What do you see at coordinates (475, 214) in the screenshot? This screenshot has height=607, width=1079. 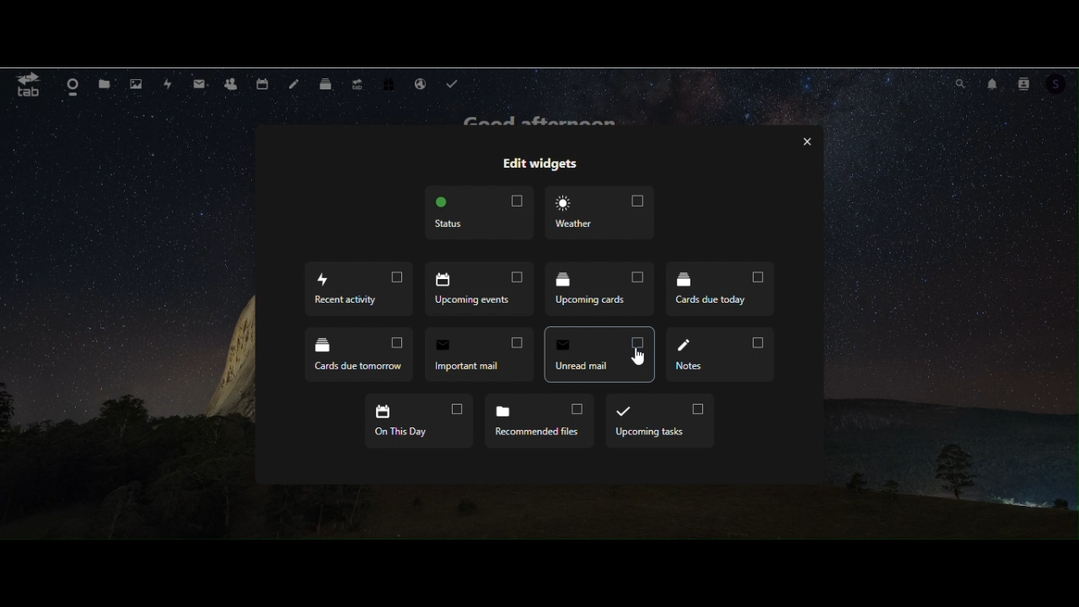 I see `Status` at bounding box center [475, 214].